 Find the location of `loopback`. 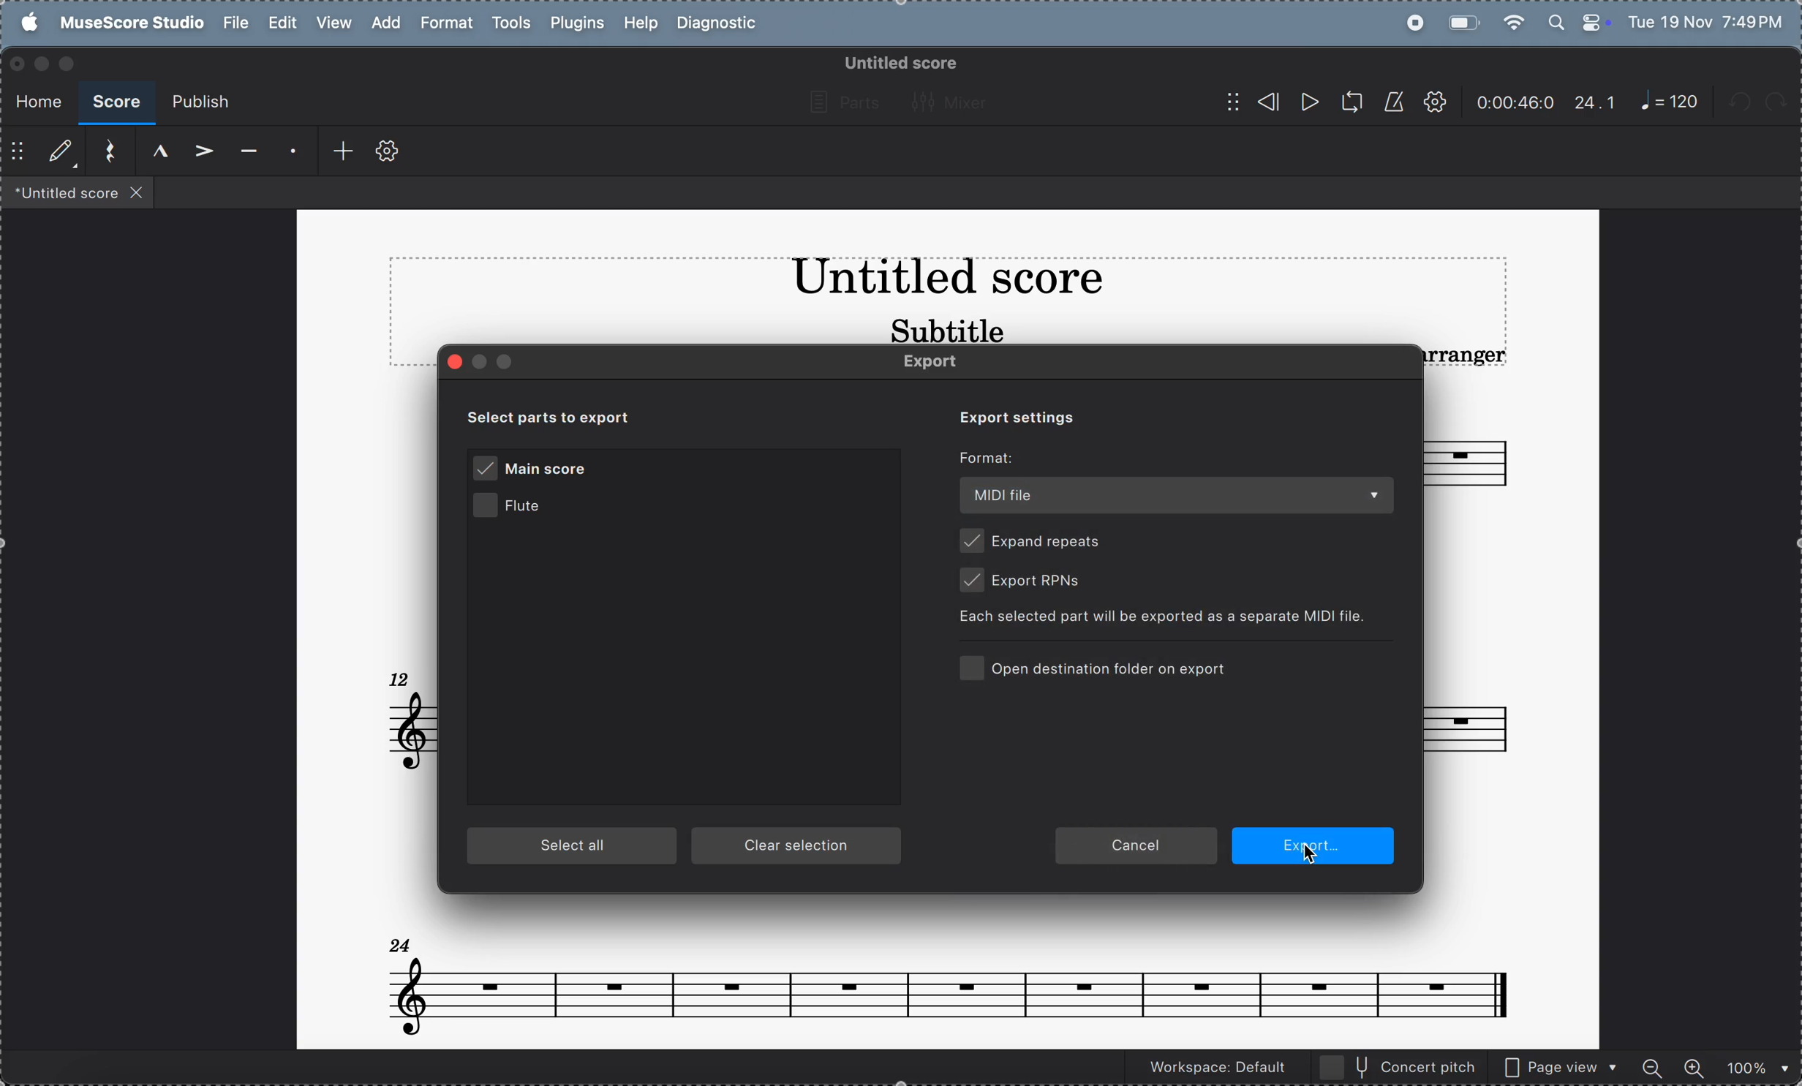

loopback is located at coordinates (1346, 102).